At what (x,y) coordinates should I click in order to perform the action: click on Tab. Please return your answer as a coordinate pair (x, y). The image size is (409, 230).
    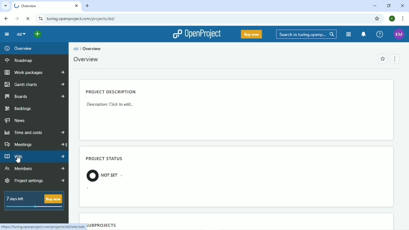
    Looking at the image, I should click on (83, 18).